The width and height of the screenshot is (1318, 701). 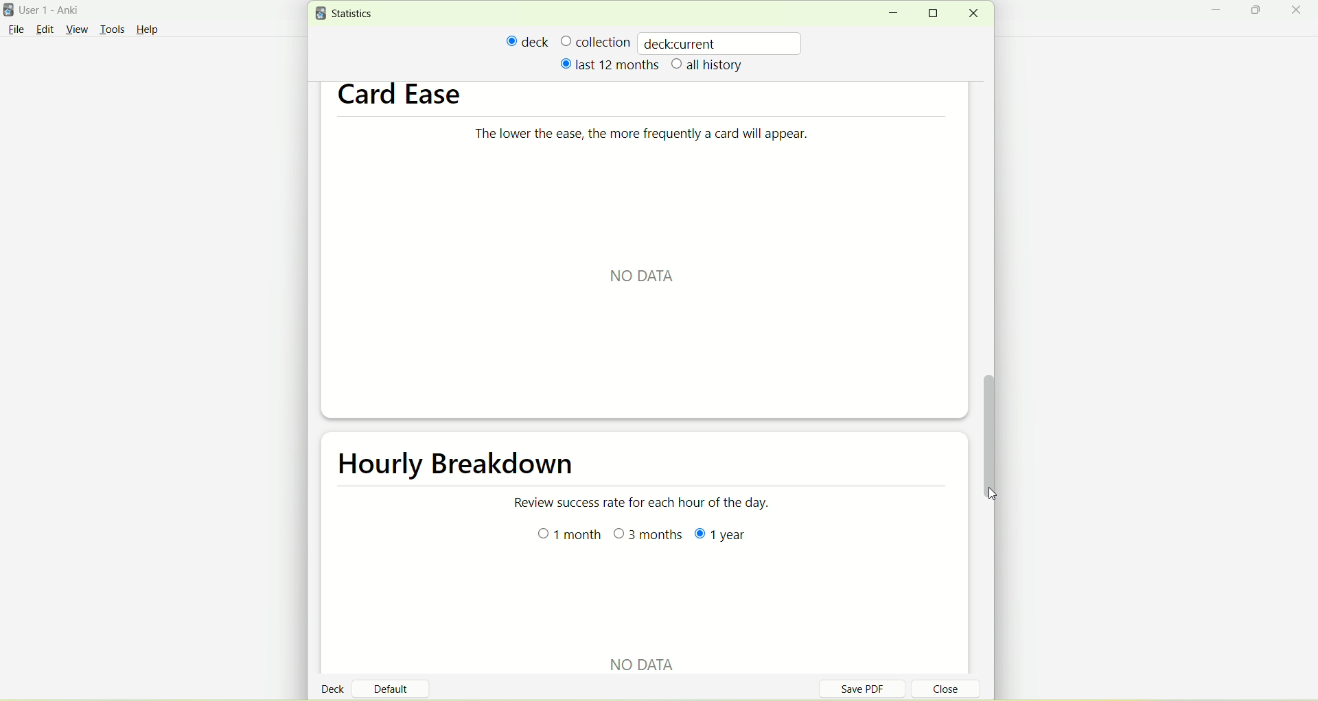 What do you see at coordinates (335, 688) in the screenshot?
I see `deck` at bounding box center [335, 688].